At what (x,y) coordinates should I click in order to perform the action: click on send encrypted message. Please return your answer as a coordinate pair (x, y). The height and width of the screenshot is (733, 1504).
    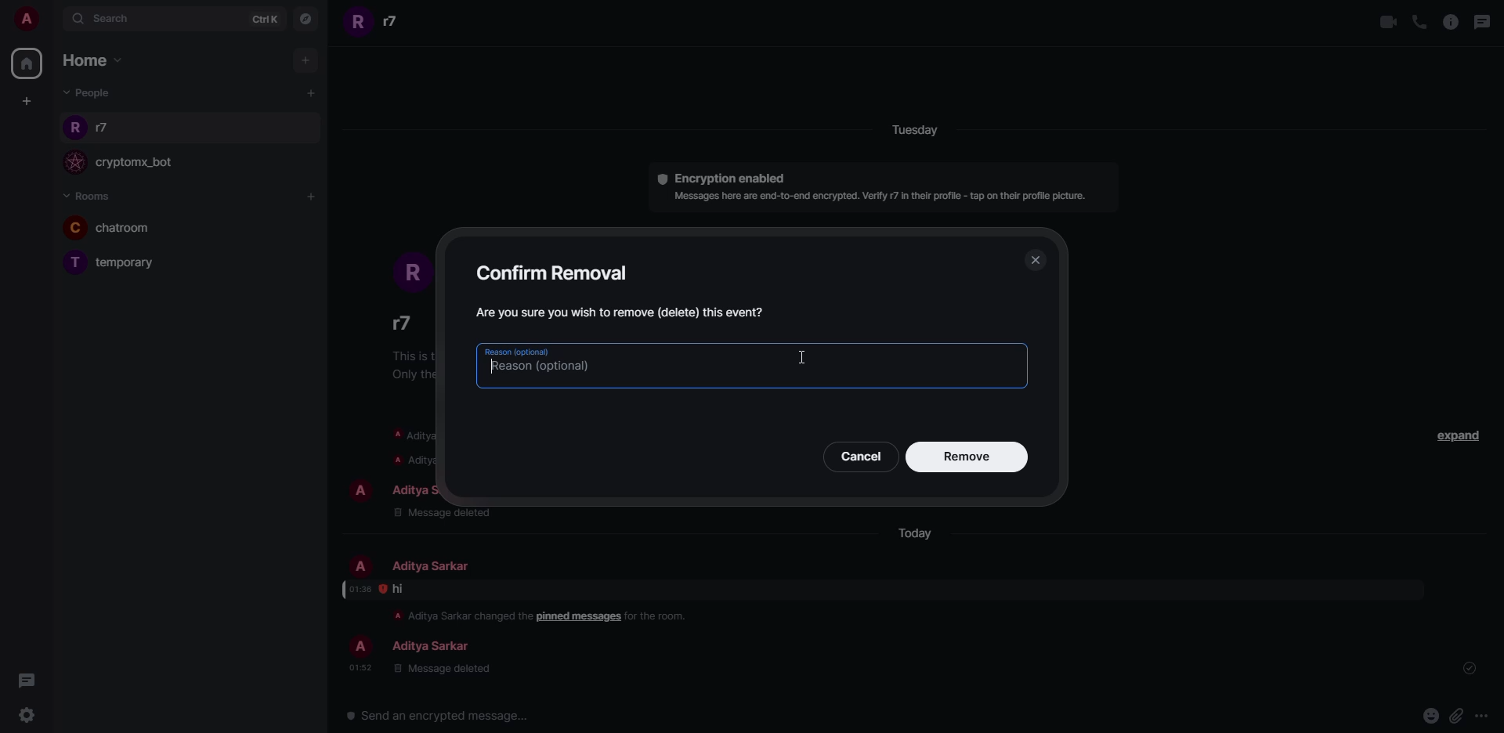
    Looking at the image, I should click on (437, 717).